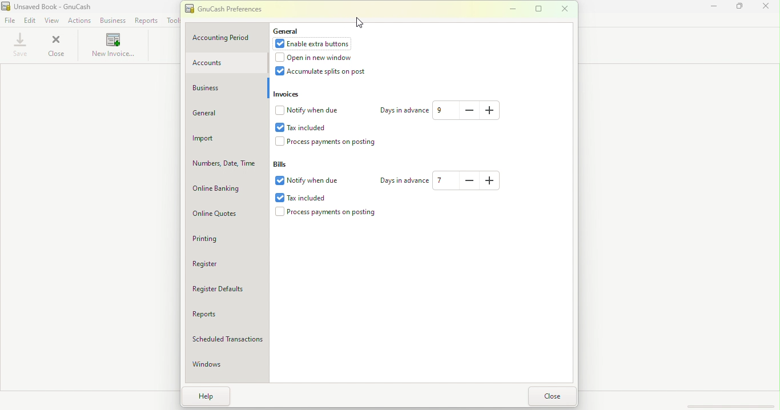 The image size is (780, 410). What do you see at coordinates (405, 180) in the screenshot?
I see `Days in advance` at bounding box center [405, 180].